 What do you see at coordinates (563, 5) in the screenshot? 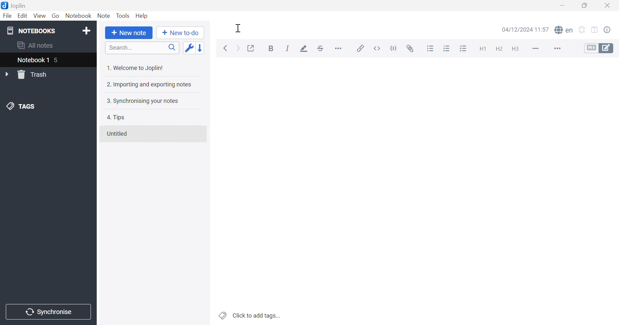
I see `Minimize` at bounding box center [563, 5].